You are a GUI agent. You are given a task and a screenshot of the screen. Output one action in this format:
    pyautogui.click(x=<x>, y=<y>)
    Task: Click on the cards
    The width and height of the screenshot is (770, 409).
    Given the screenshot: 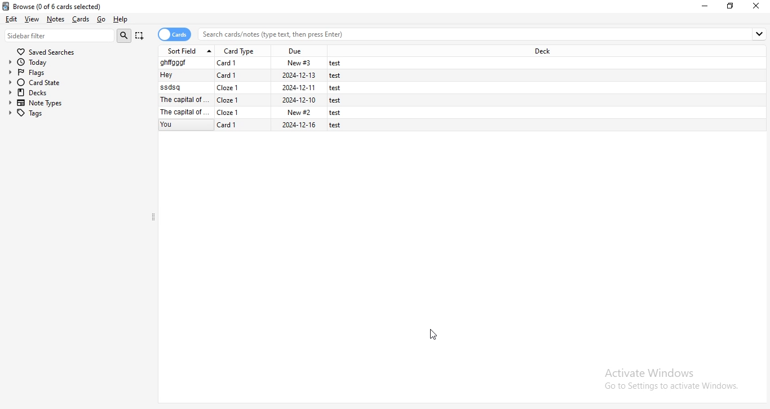 What is the action you would take?
    pyautogui.click(x=175, y=34)
    